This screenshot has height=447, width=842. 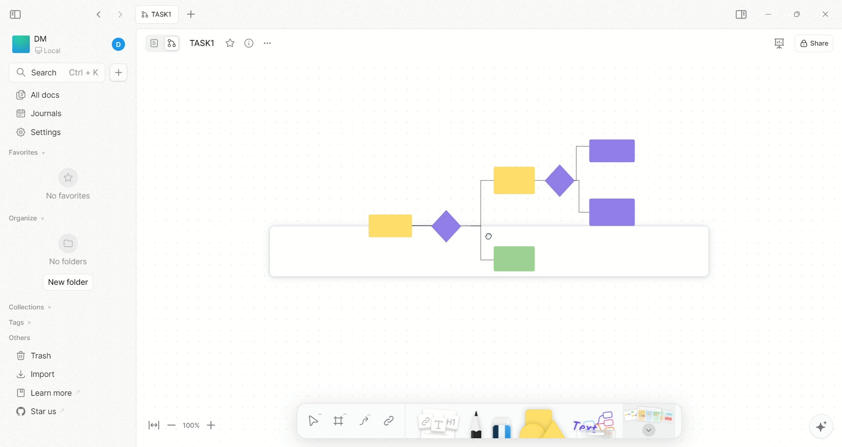 I want to click on page magnification, so click(x=185, y=426).